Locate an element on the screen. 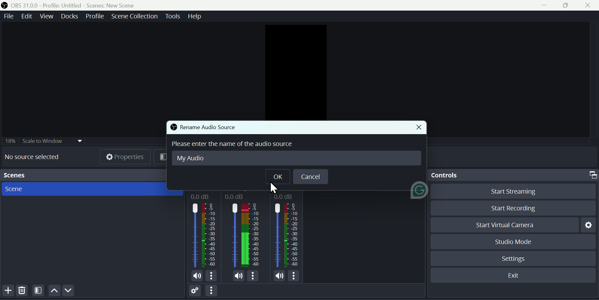 The width and height of the screenshot is (599, 300). Properties is located at coordinates (127, 158).